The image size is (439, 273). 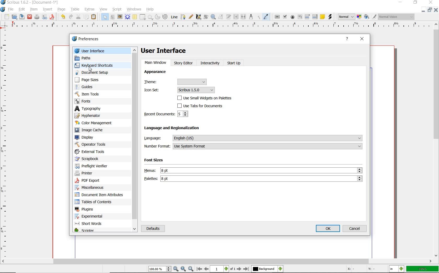 I want to click on zoom in or zoom out, so click(x=213, y=17).